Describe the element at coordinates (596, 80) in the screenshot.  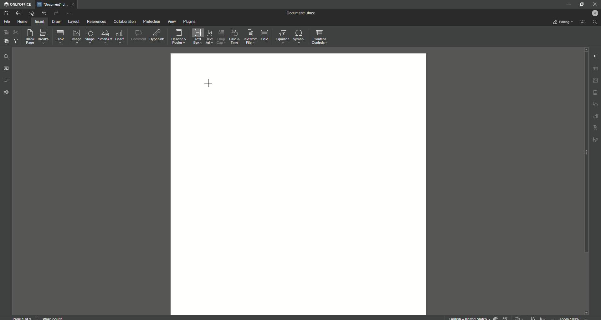
I see `image` at that location.